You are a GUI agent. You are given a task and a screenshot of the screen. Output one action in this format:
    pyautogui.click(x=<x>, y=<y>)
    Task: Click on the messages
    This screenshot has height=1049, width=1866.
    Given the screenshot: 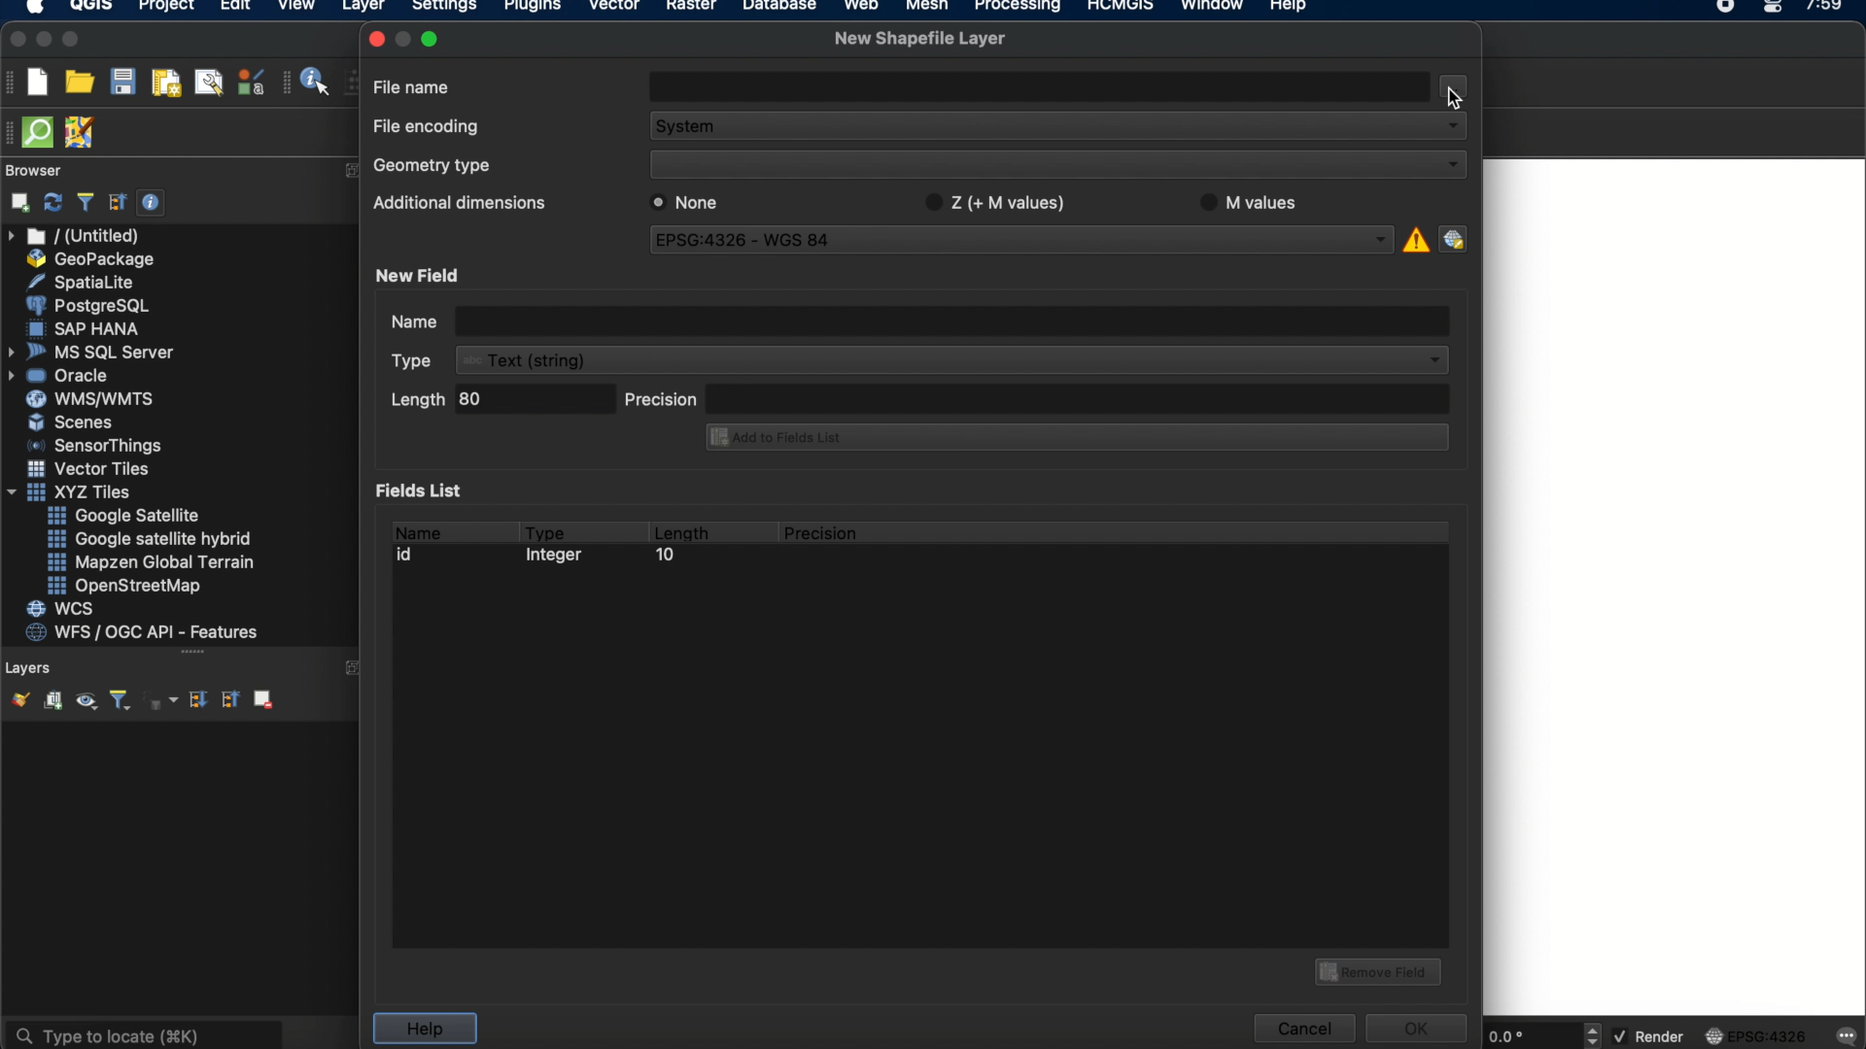 What is the action you would take?
    pyautogui.click(x=1845, y=1037)
    